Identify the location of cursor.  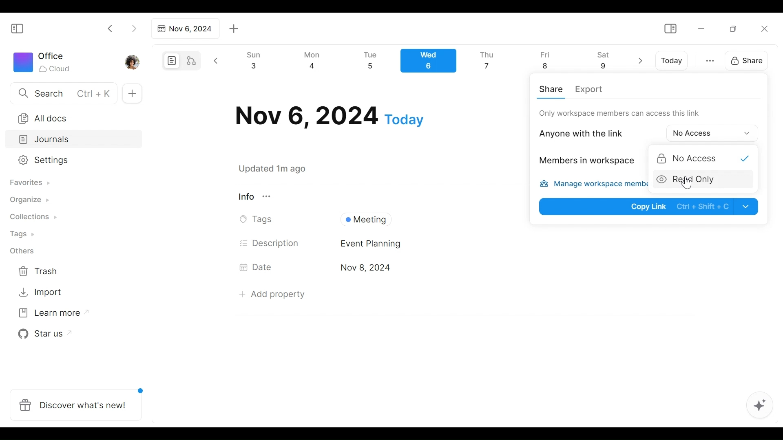
(688, 185).